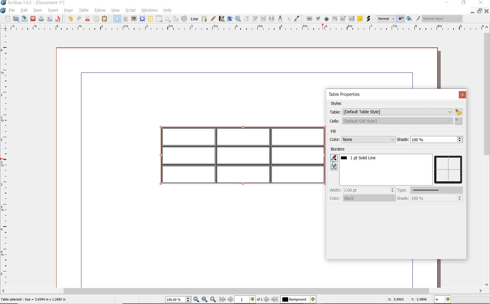 This screenshot has height=304, width=490. I want to click on preflight verifier, so click(49, 19).